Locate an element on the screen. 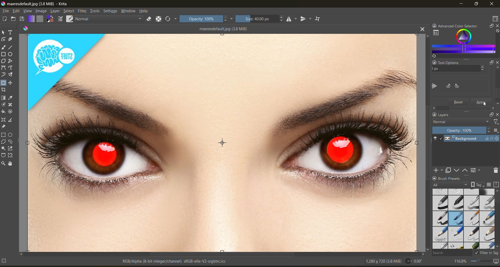 The width and height of the screenshot is (500, 267). filter is located at coordinates (495, 122).